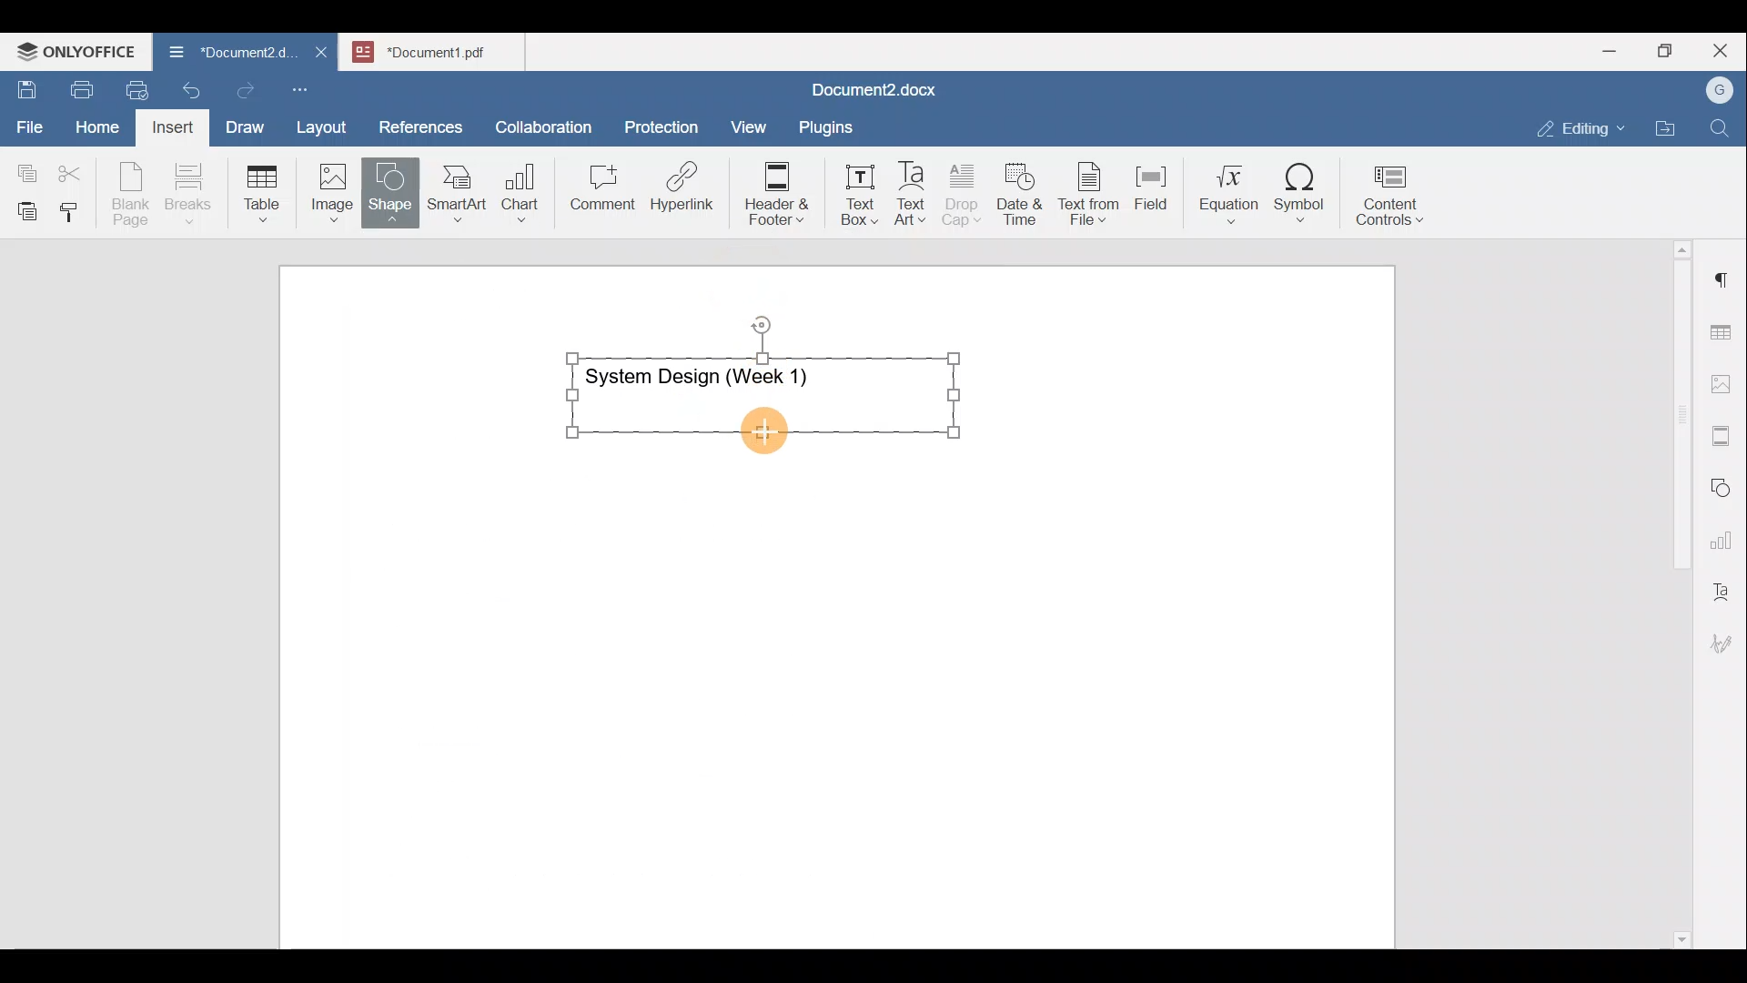 Image resolution: width=1747 pixels, height=983 pixels. Describe the element at coordinates (870, 92) in the screenshot. I see `Document name` at that location.